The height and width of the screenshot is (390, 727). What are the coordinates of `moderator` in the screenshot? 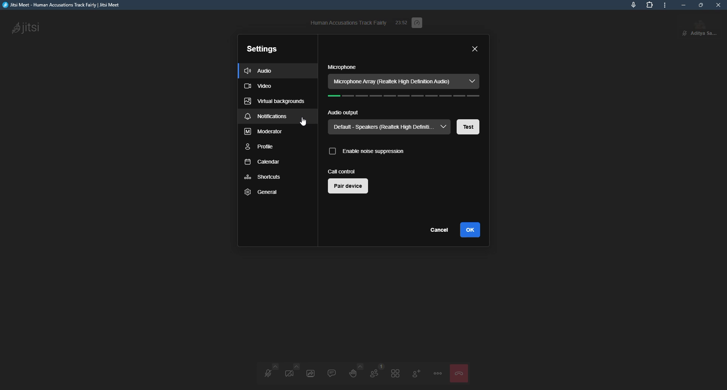 It's located at (264, 131).